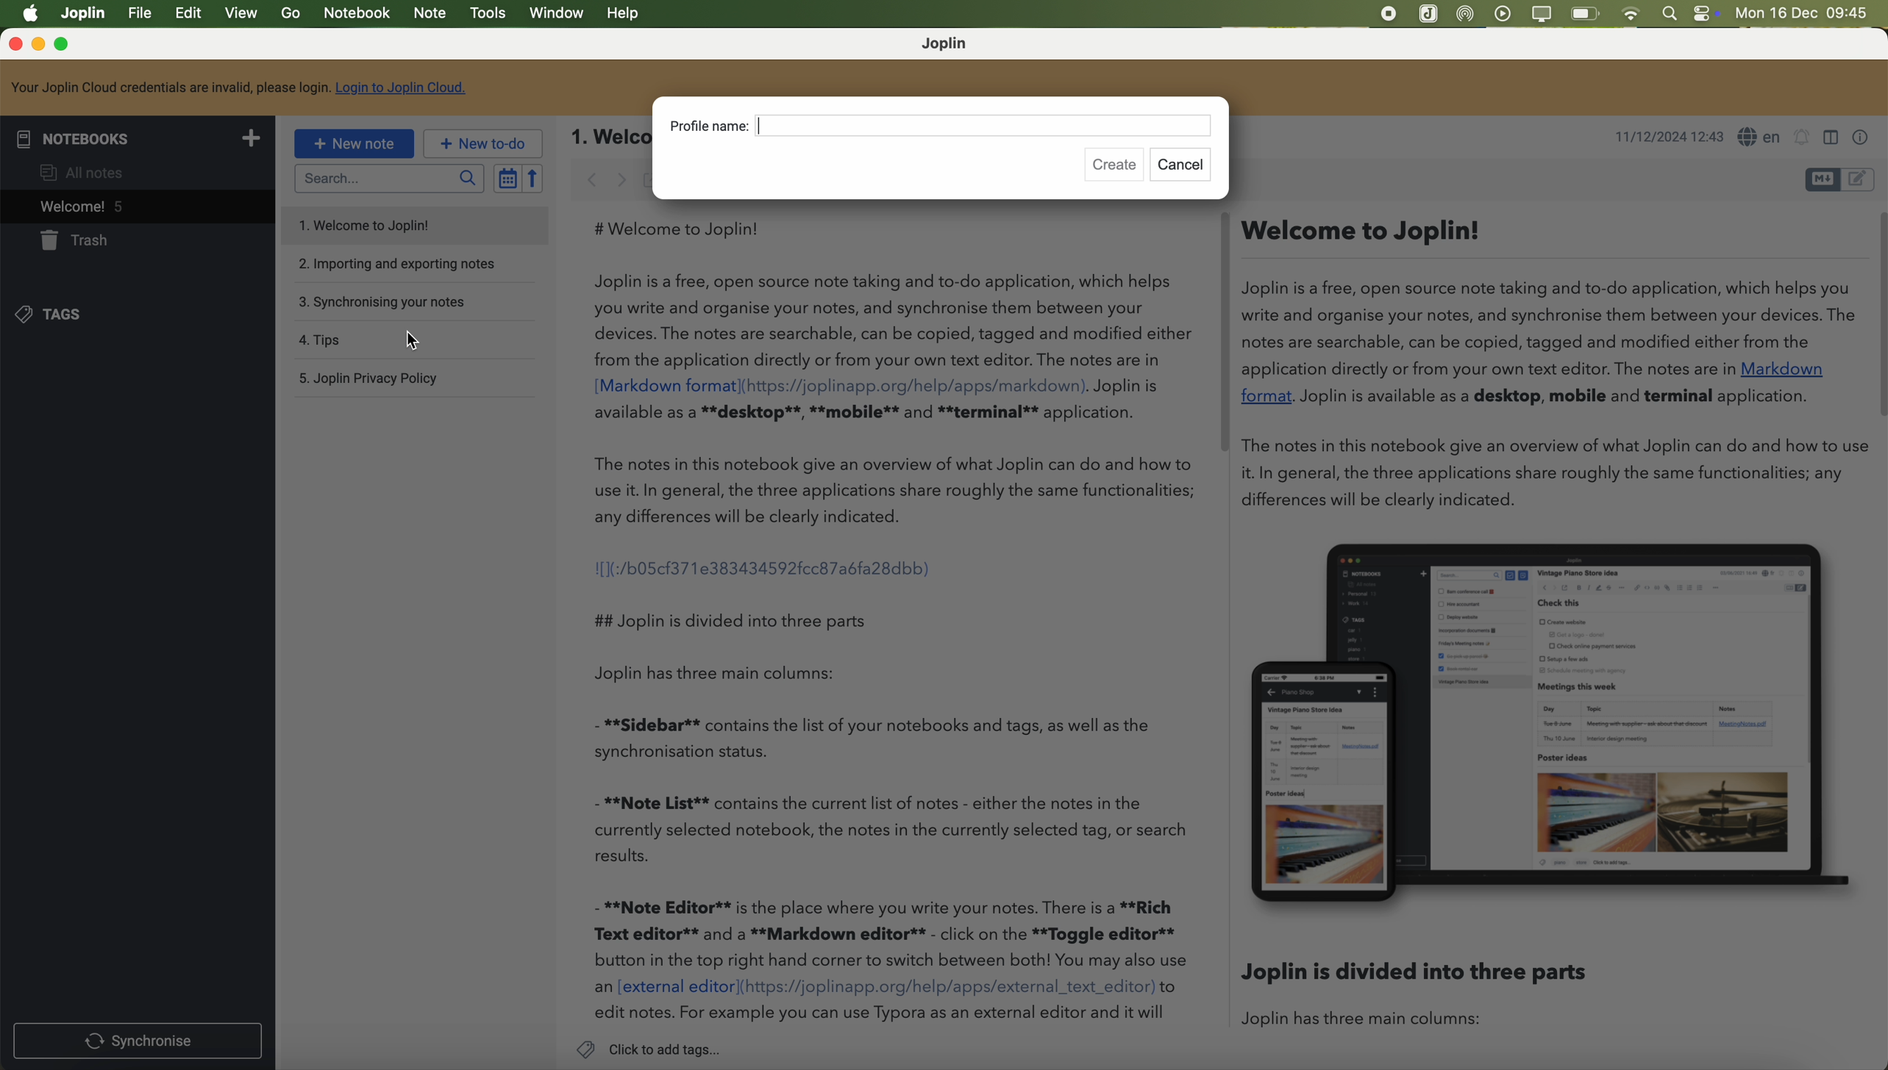 The width and height of the screenshot is (1888, 1070). Describe the element at coordinates (1116, 167) in the screenshot. I see `create` at that location.